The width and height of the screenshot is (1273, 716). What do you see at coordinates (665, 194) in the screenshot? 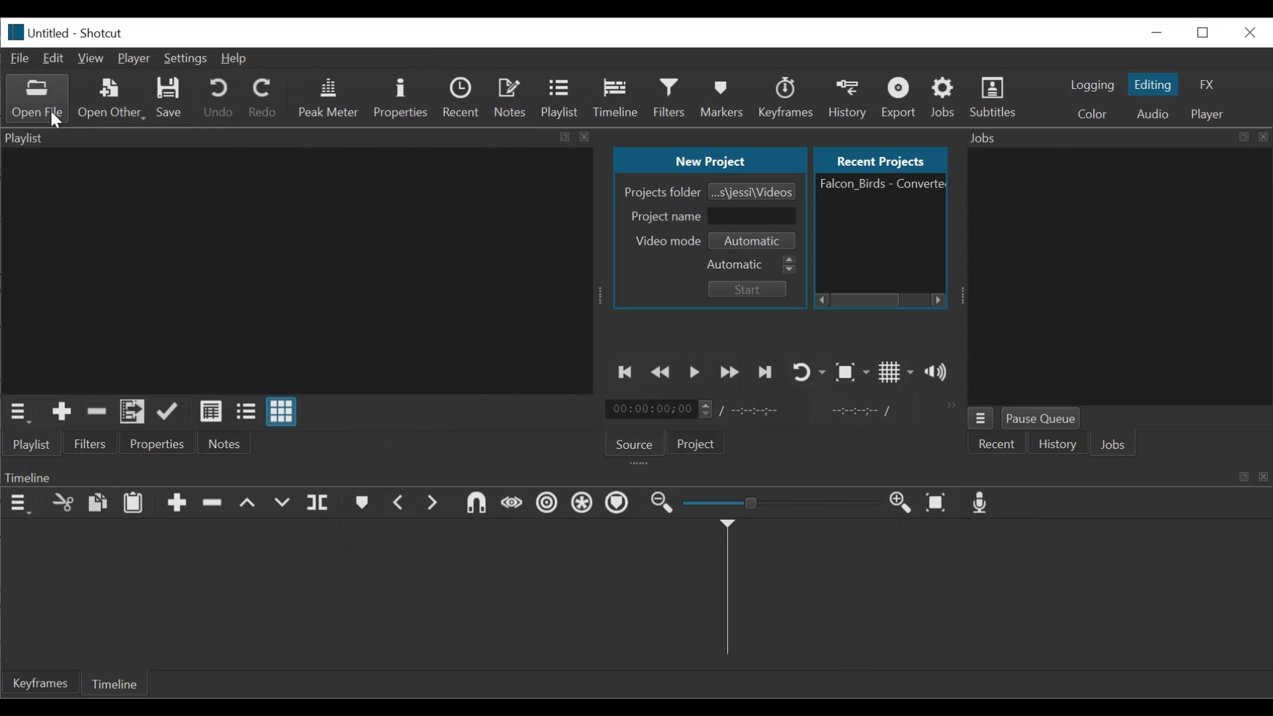
I see `Projects folder ` at bounding box center [665, 194].